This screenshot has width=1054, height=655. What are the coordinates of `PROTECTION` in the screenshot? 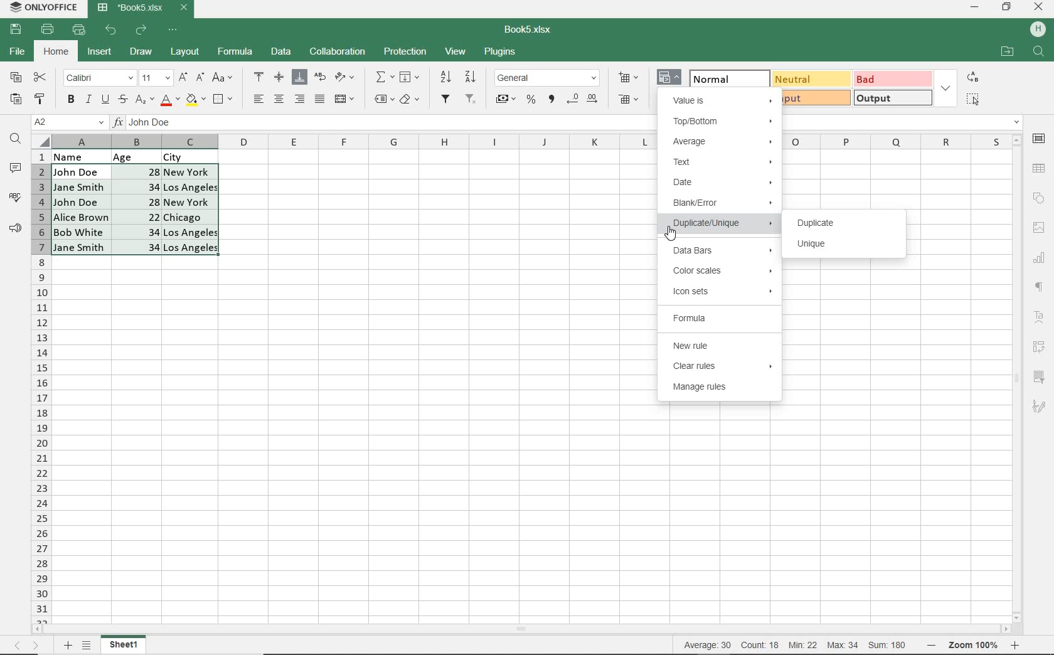 It's located at (405, 51).